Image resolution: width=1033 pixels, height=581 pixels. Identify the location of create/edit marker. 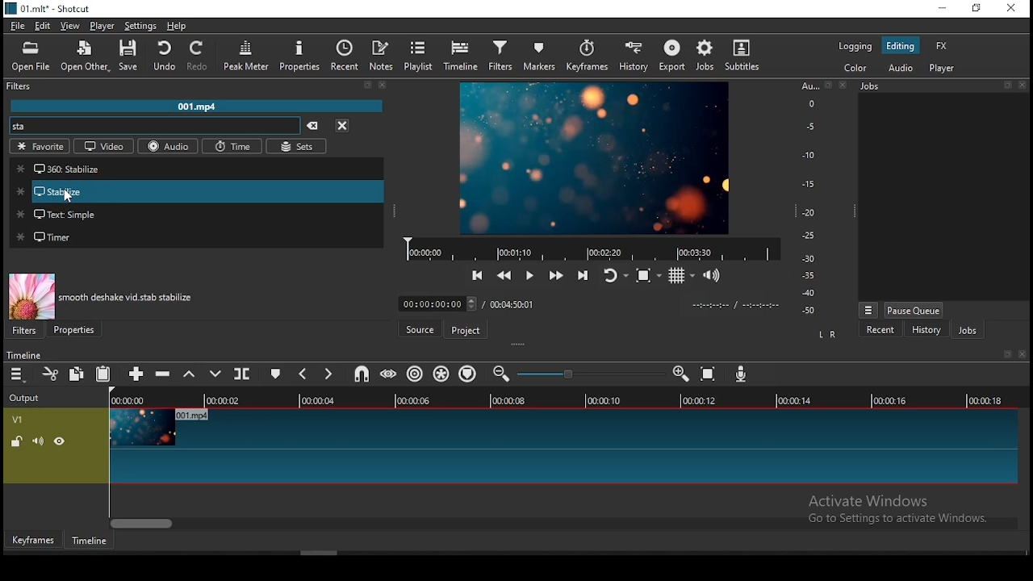
(276, 374).